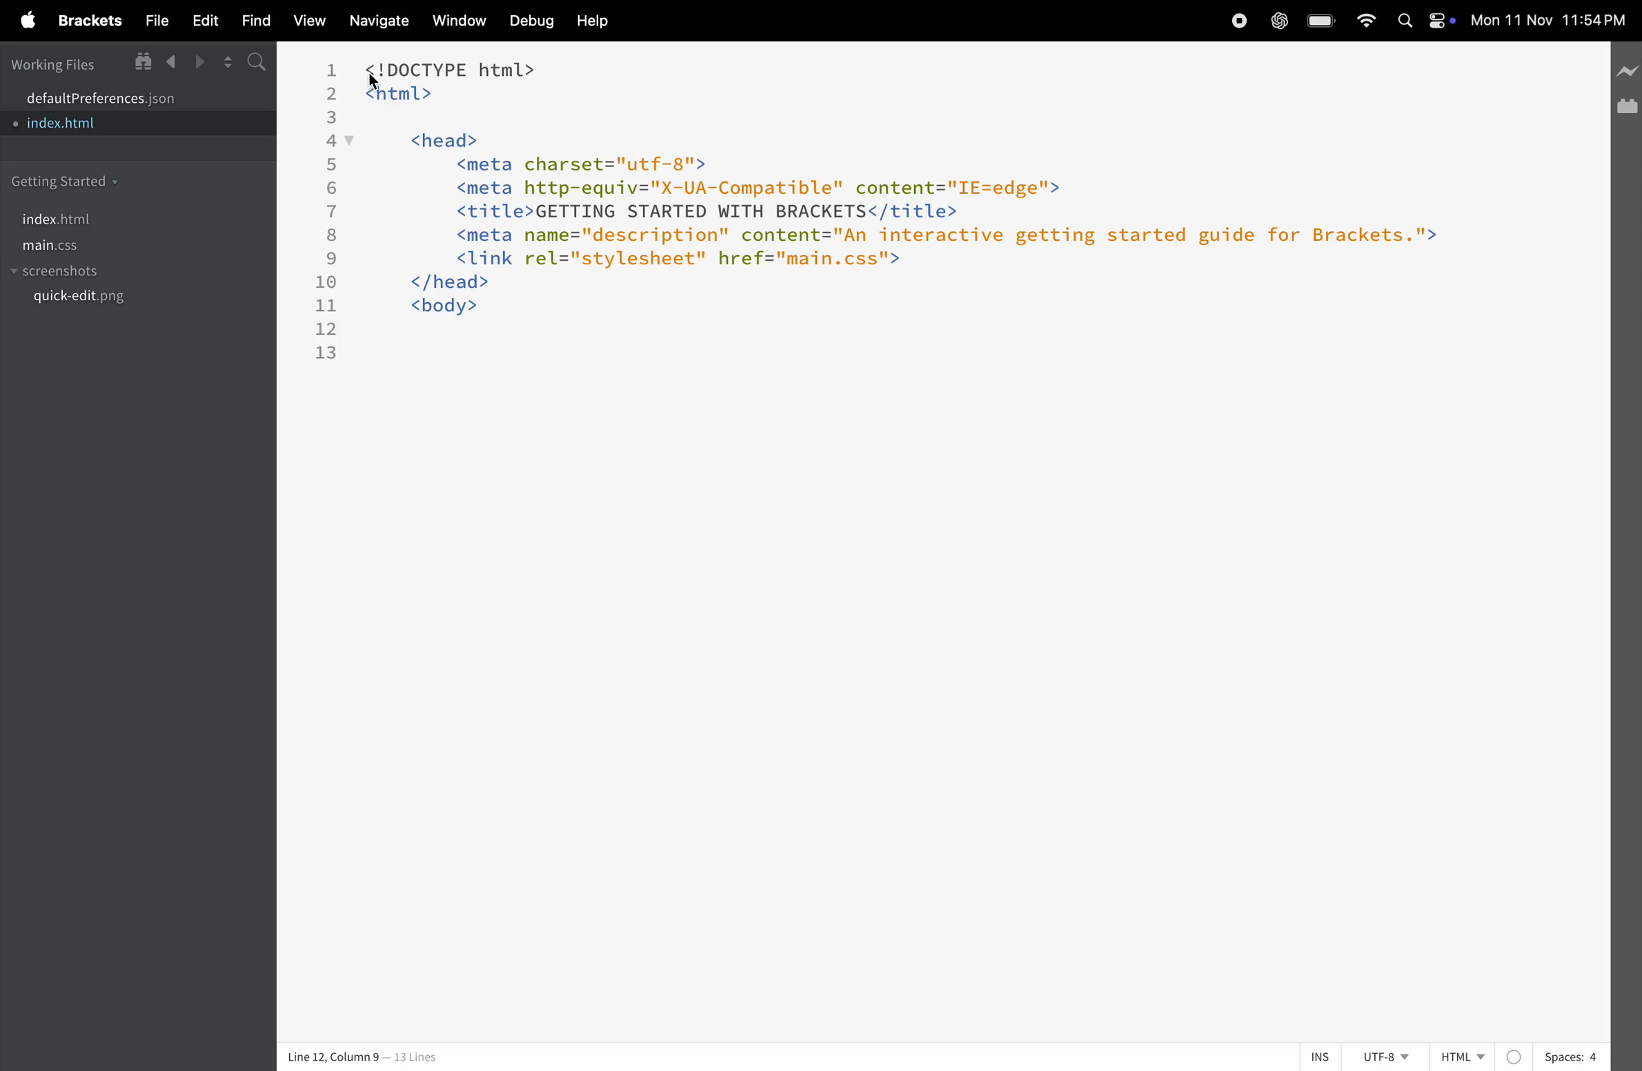 The image size is (1642, 1071). What do you see at coordinates (328, 354) in the screenshot?
I see `13` at bounding box center [328, 354].